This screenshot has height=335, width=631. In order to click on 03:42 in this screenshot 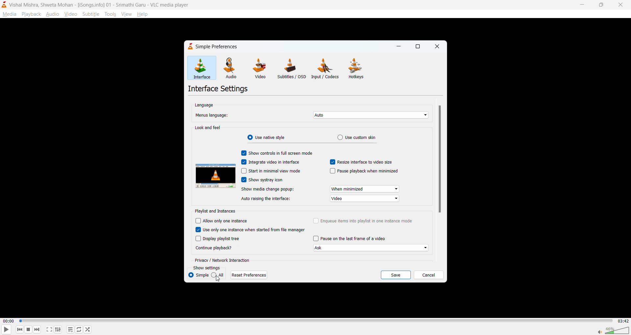, I will do `click(622, 321)`.